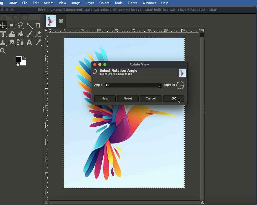 The width and height of the screenshot is (257, 205). I want to click on Rectangular selector, so click(12, 26).